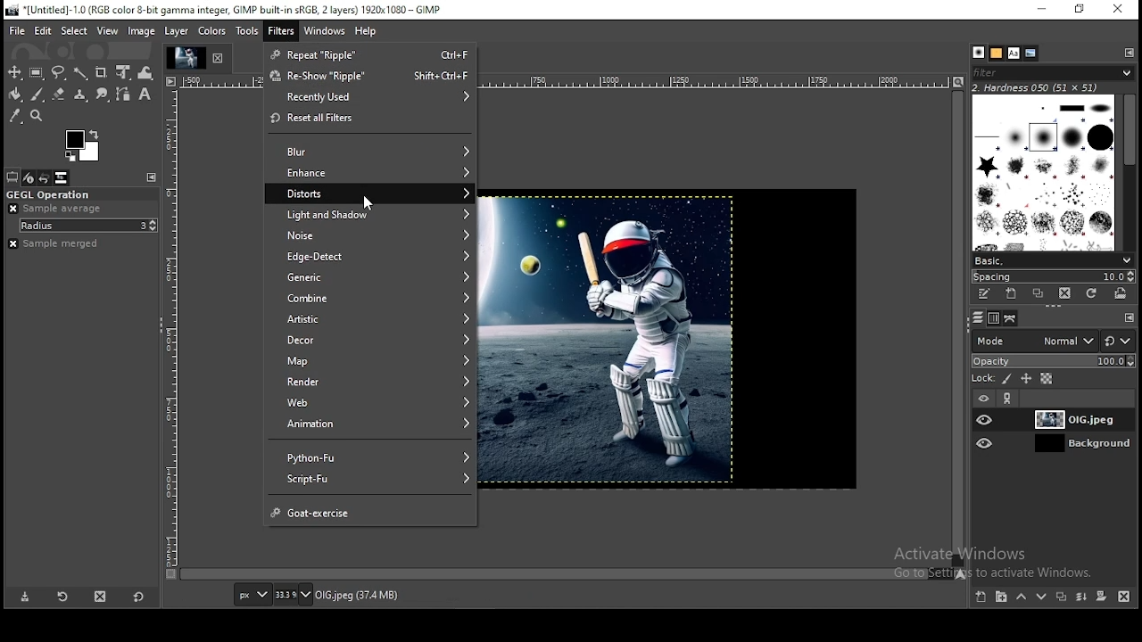 The width and height of the screenshot is (1142, 642). What do you see at coordinates (372, 339) in the screenshot?
I see `decor` at bounding box center [372, 339].